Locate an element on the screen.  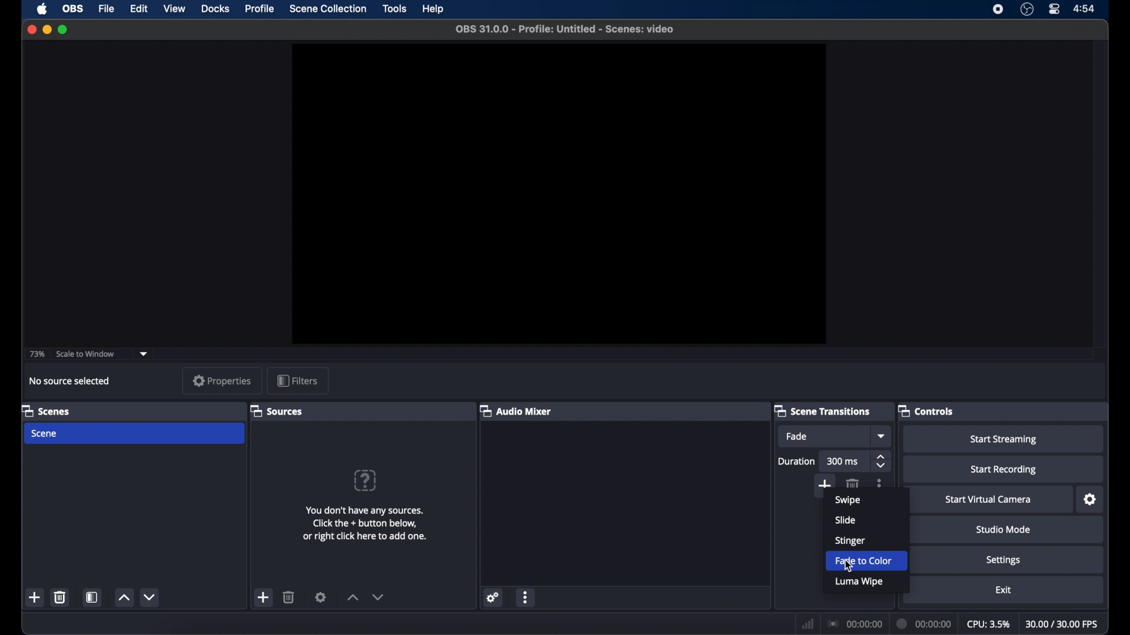
settings is located at coordinates (321, 597).